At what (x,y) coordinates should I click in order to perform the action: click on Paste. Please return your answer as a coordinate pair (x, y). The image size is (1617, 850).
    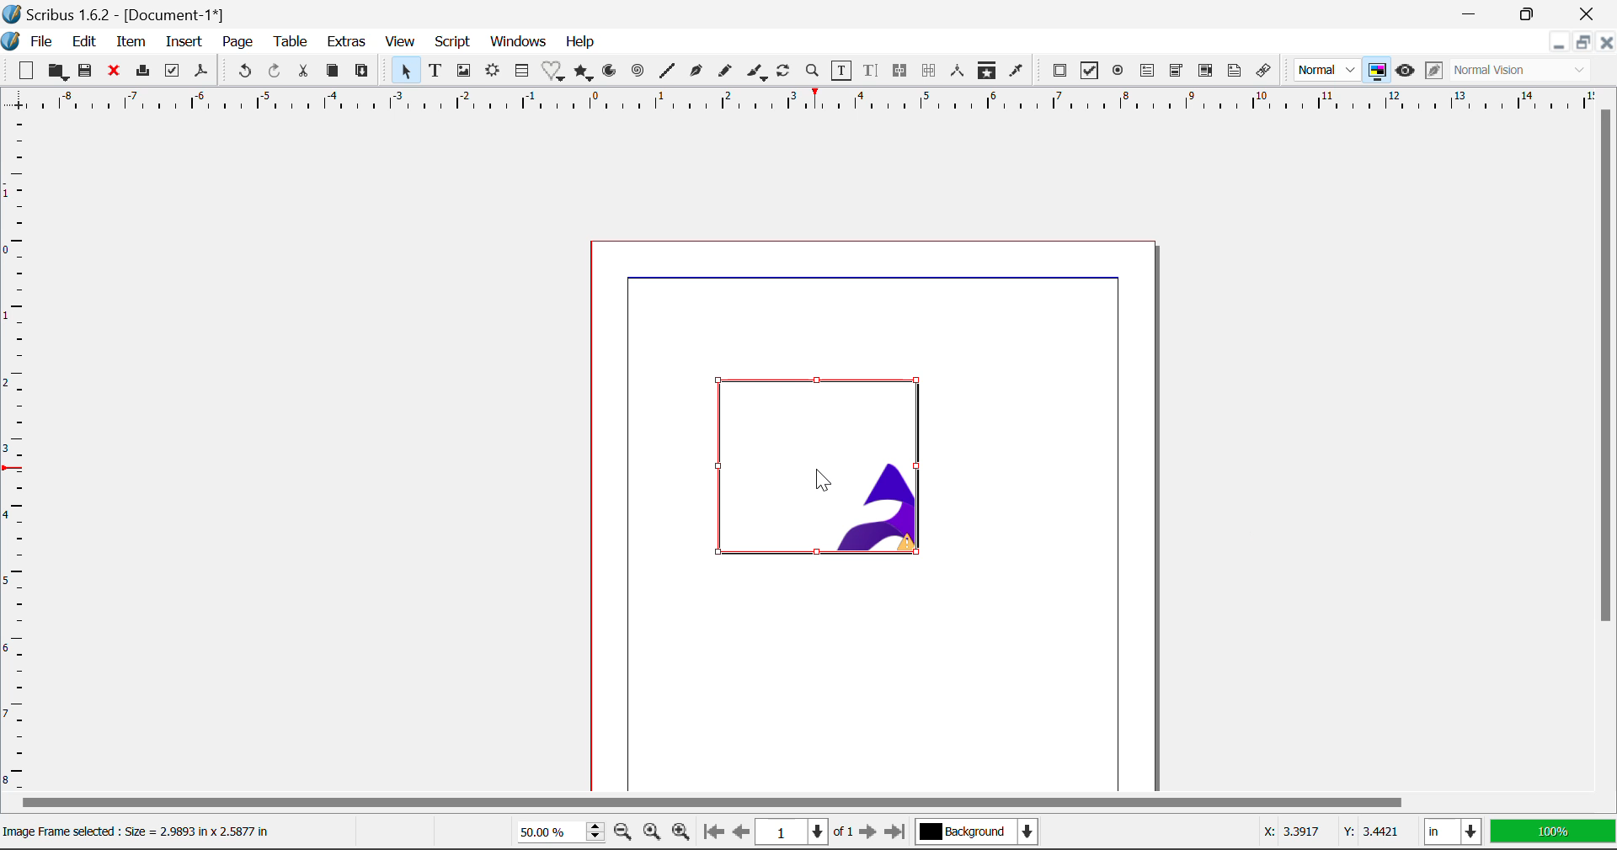
    Looking at the image, I should click on (363, 73).